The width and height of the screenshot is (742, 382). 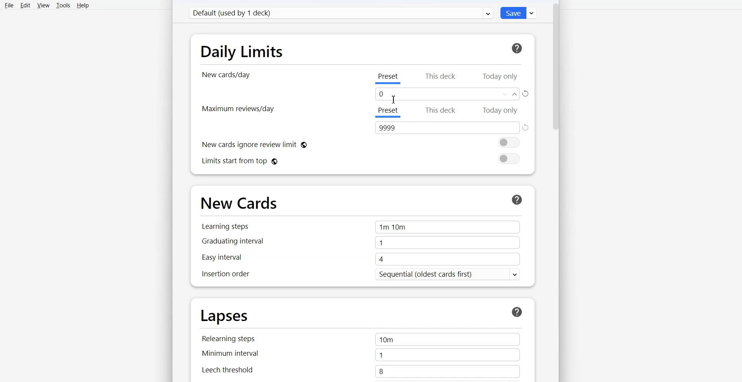 What do you see at coordinates (237, 357) in the screenshot?
I see `Minimum interval` at bounding box center [237, 357].